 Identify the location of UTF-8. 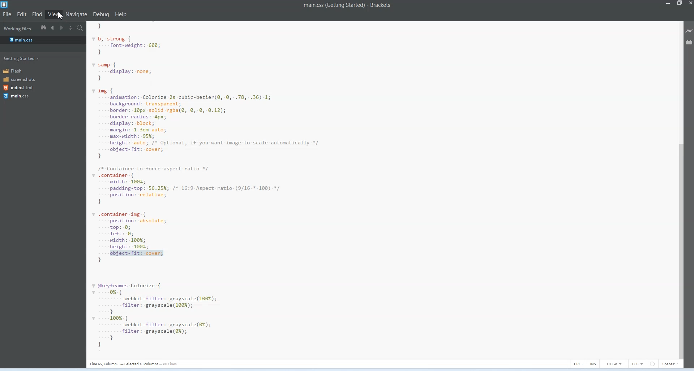
(615, 363).